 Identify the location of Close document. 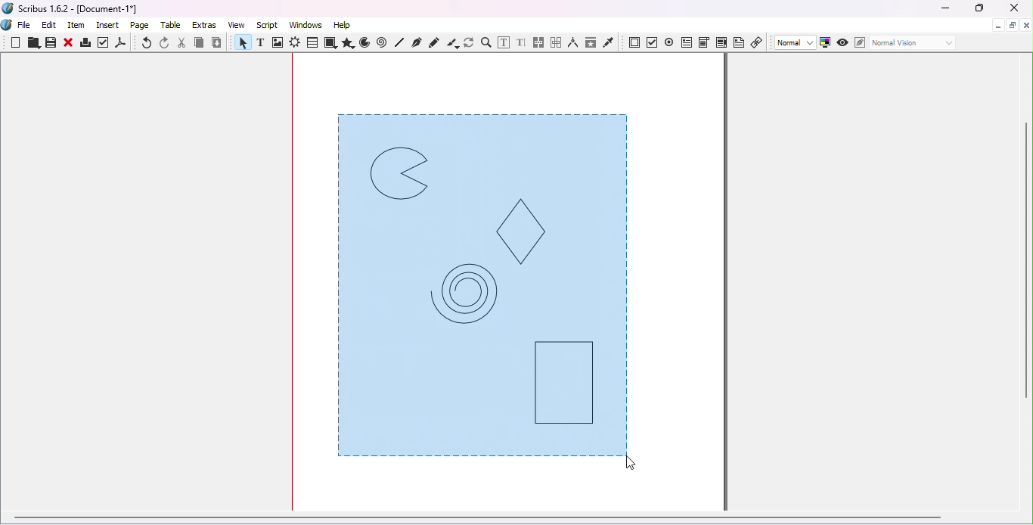
(1026, 26).